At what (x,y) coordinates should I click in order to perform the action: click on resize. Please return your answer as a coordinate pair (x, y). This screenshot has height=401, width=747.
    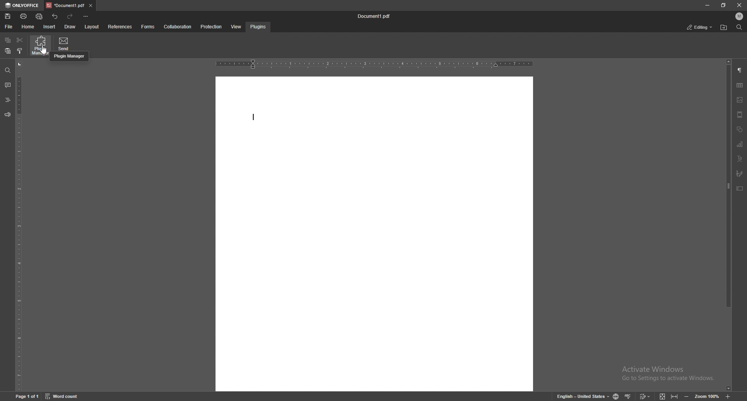
    Looking at the image, I should click on (723, 5).